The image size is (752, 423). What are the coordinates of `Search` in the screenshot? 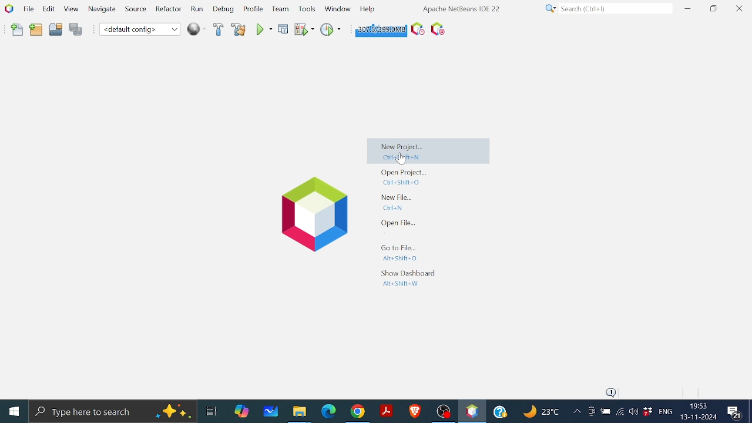 It's located at (606, 9).